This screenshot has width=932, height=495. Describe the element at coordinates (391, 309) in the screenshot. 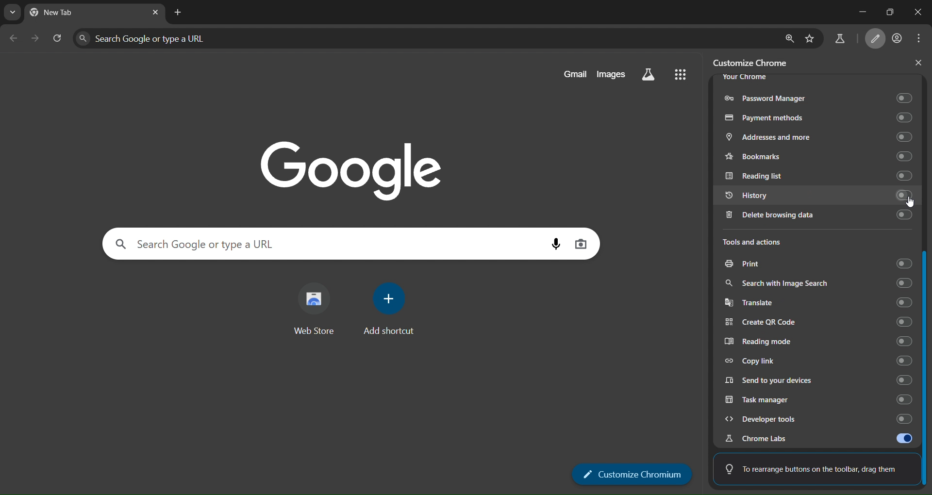

I see `add shortcut` at that location.